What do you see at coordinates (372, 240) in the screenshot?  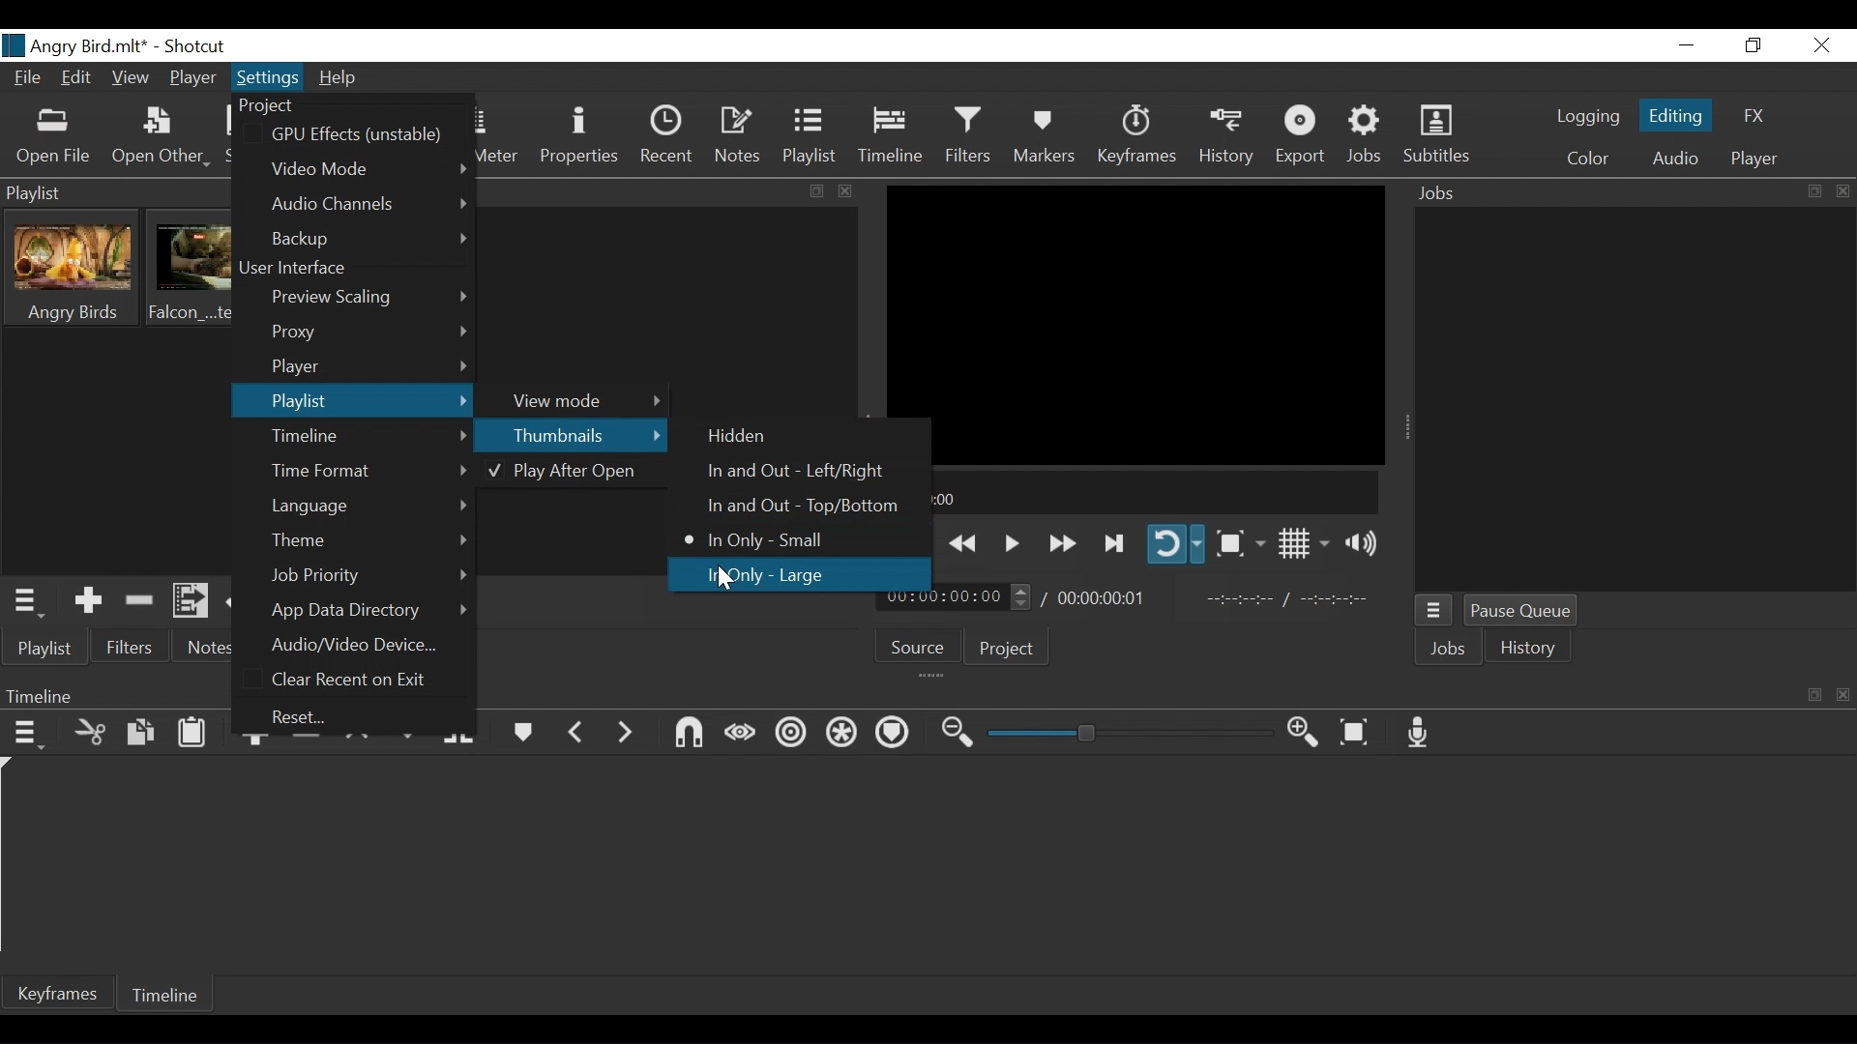 I see `Backup` at bounding box center [372, 240].